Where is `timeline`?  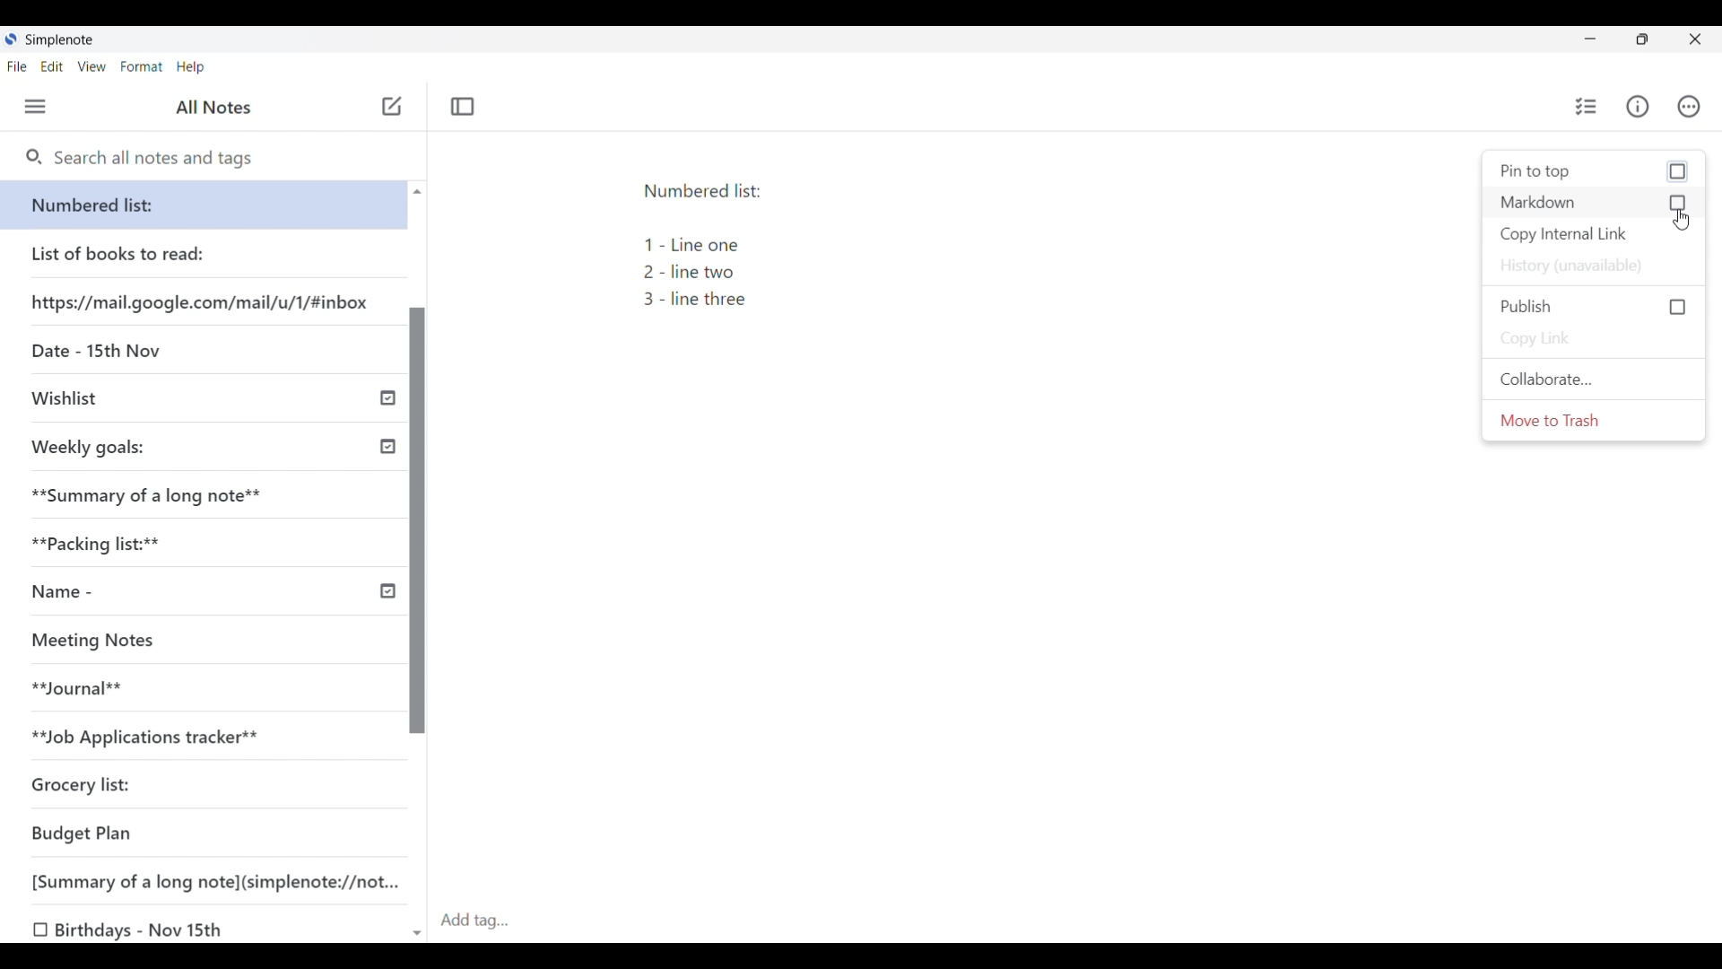 timeline is located at coordinates (387, 445).